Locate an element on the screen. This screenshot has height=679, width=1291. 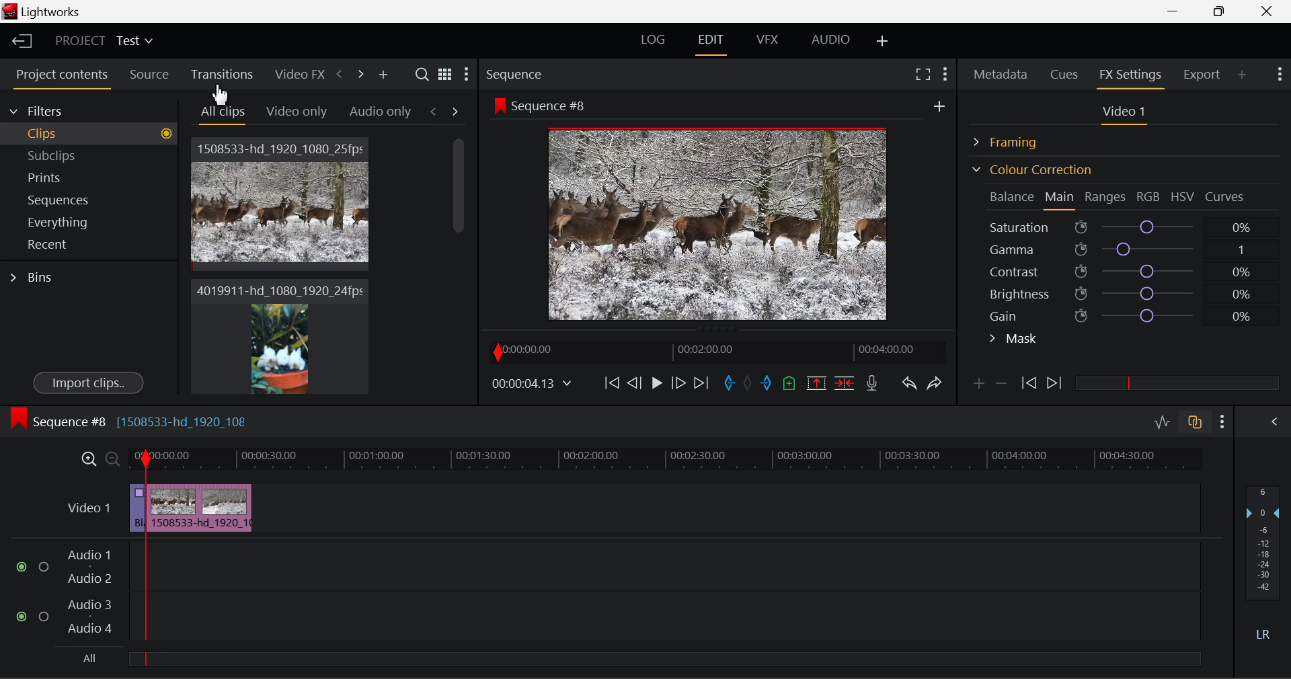
Import clips is located at coordinates (88, 384).